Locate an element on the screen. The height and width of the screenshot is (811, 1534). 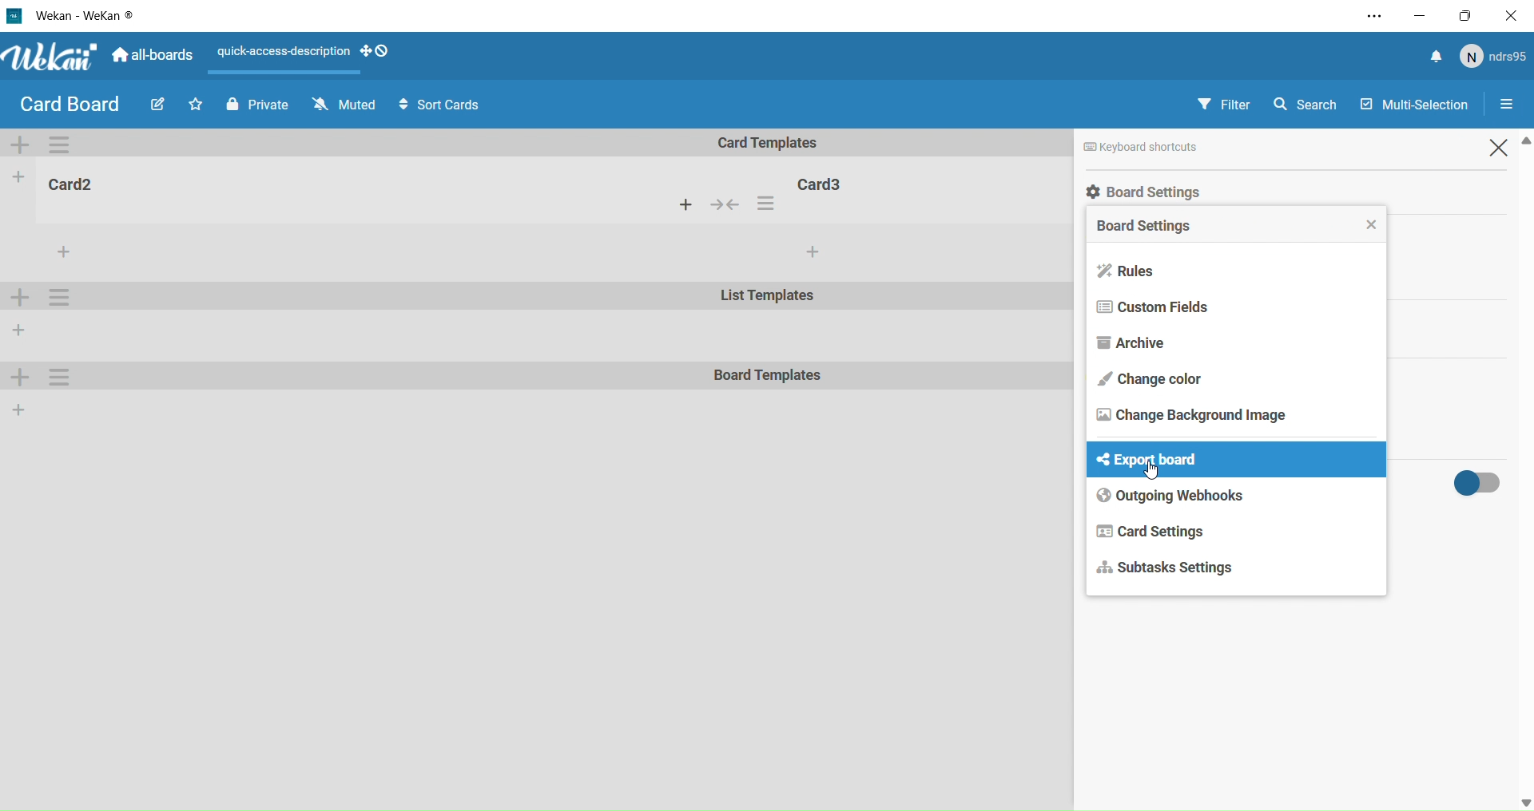
Settings is located at coordinates (62, 377).